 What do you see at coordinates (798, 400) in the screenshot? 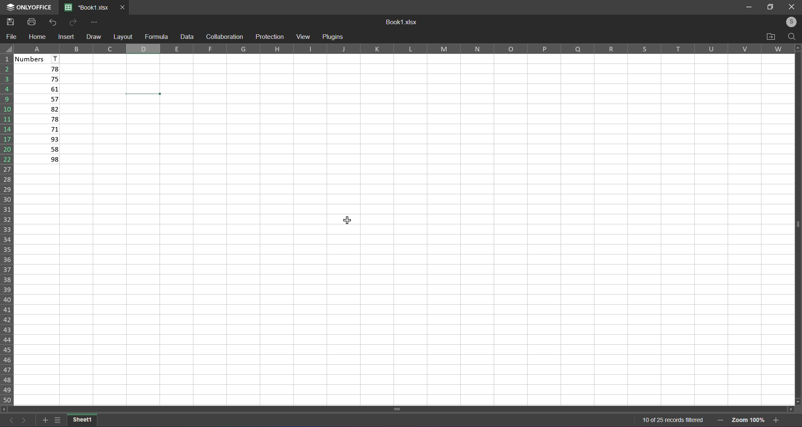
I see `Move down` at bounding box center [798, 400].